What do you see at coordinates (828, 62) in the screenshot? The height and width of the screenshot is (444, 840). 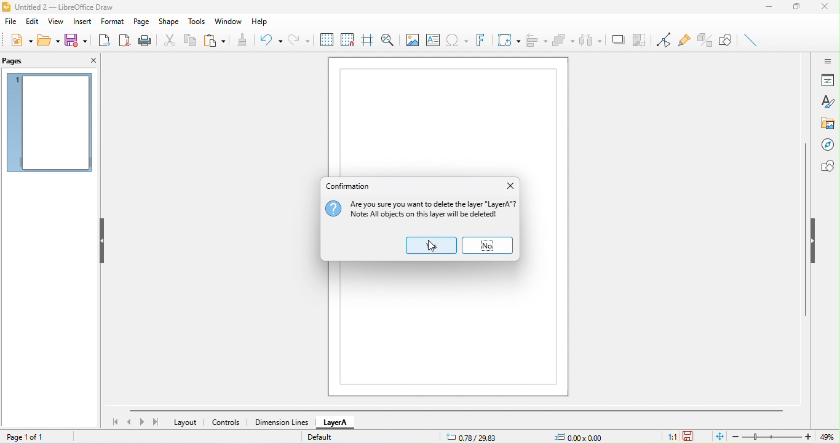 I see `sidebar setting` at bounding box center [828, 62].